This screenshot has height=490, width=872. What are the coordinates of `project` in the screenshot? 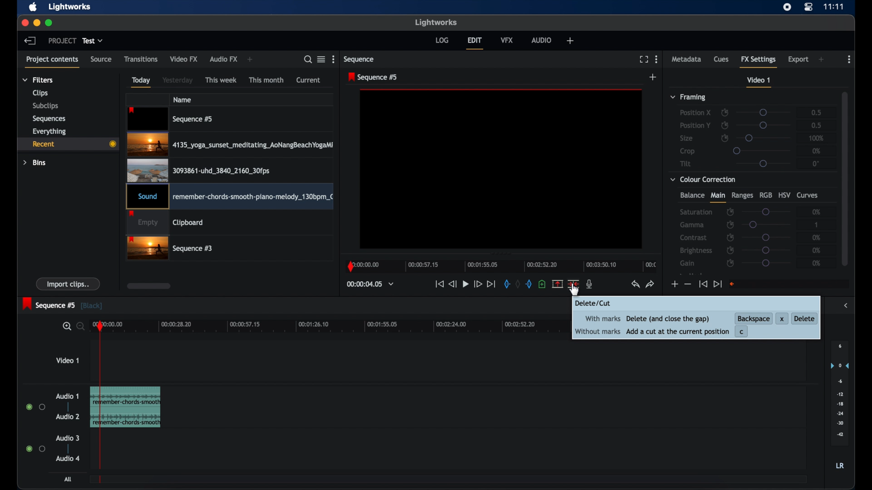 It's located at (62, 40).